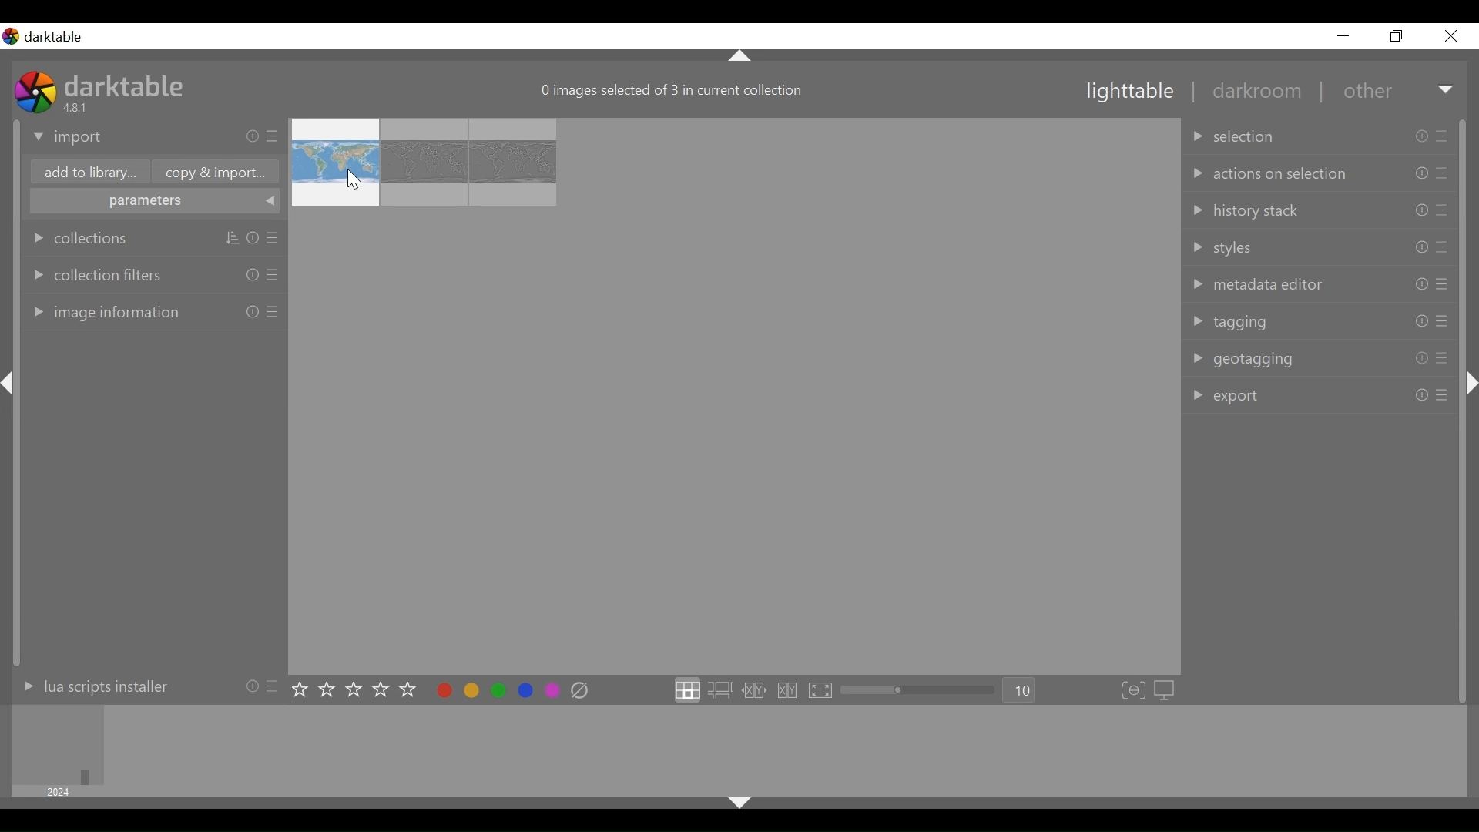  I want to click on zoom, so click(922, 690).